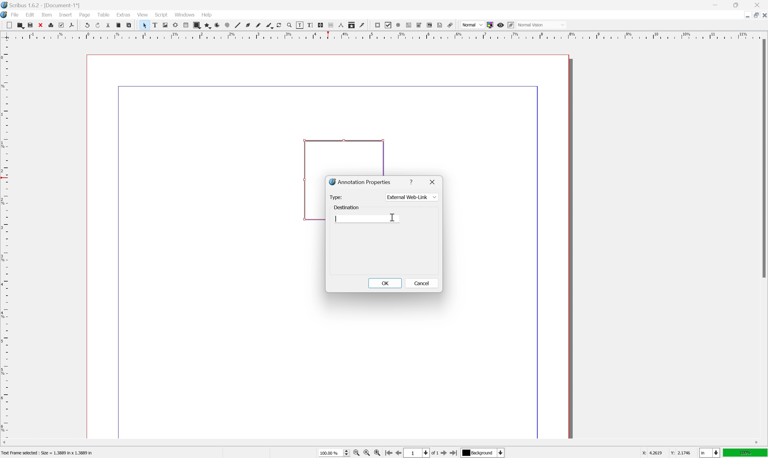 This screenshot has width=768, height=458. What do you see at coordinates (341, 25) in the screenshot?
I see `measurements` at bounding box center [341, 25].